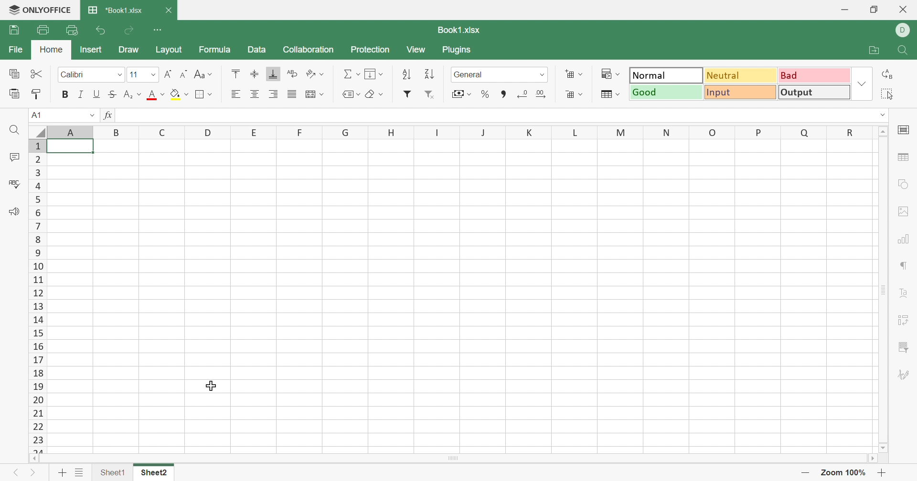  Describe the element at coordinates (14, 470) in the screenshot. I see `Previous` at that location.